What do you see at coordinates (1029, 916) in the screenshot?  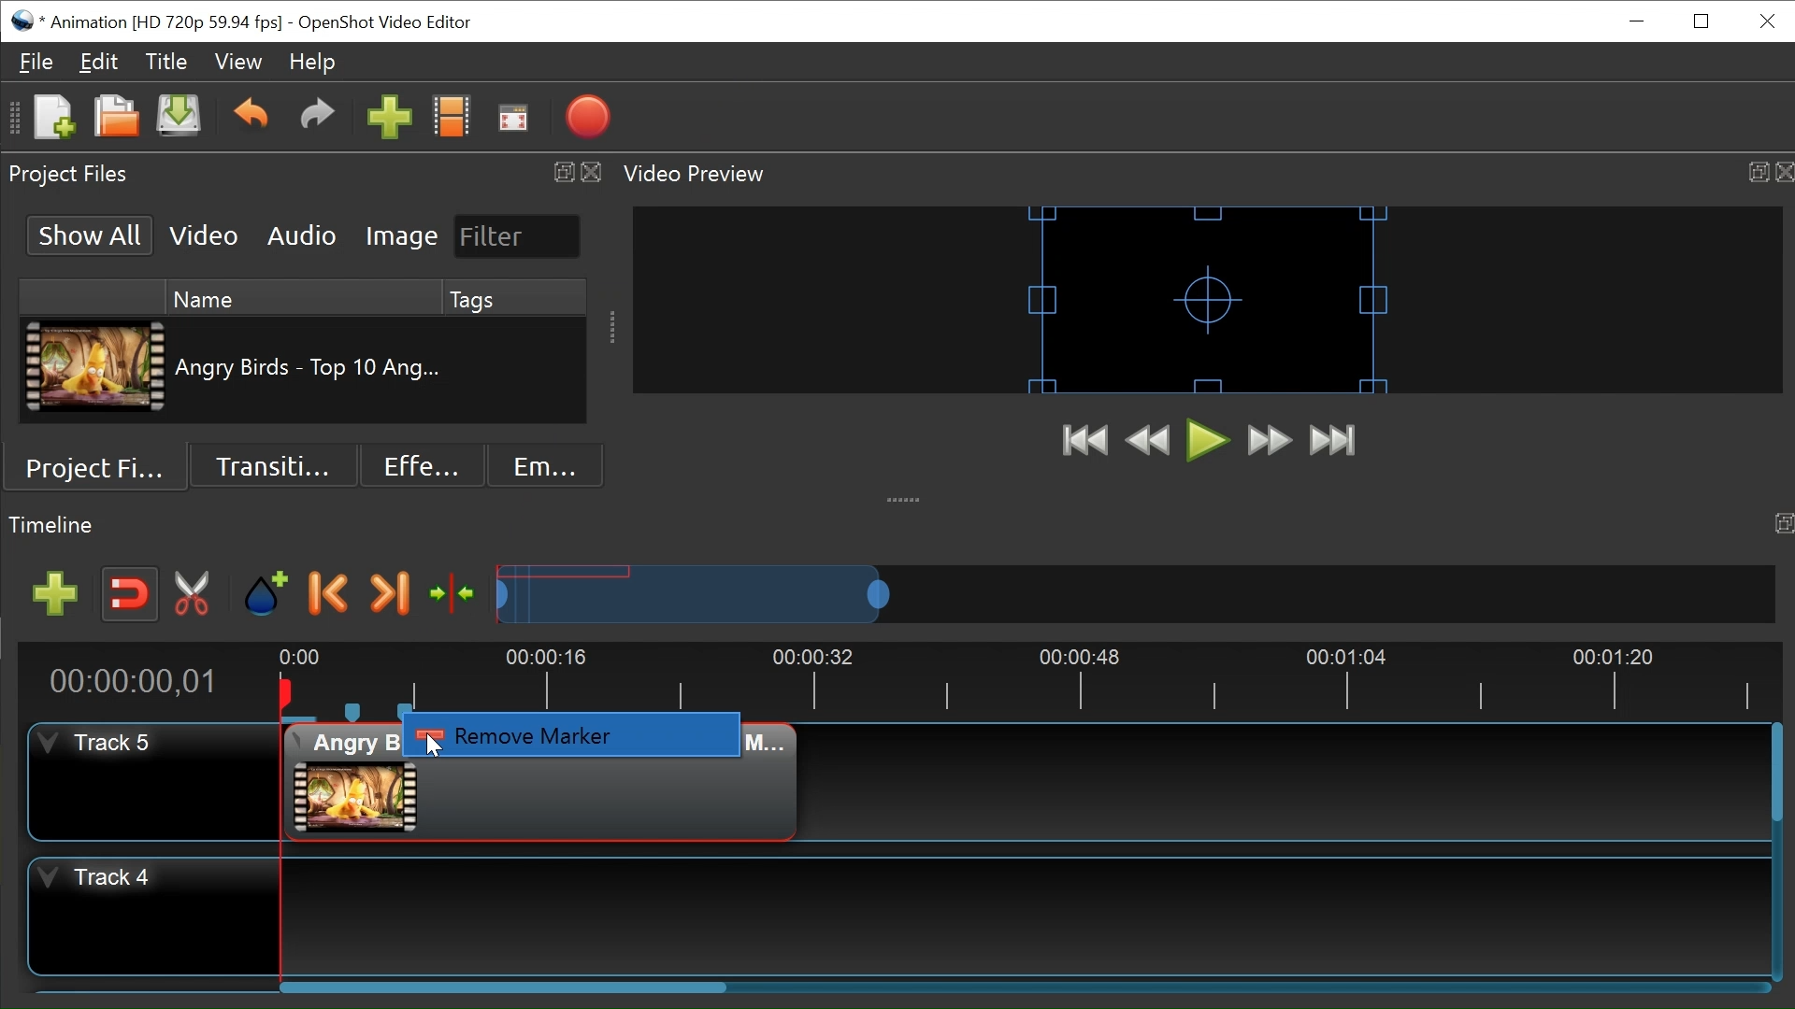 I see `Track Panel` at bounding box center [1029, 916].